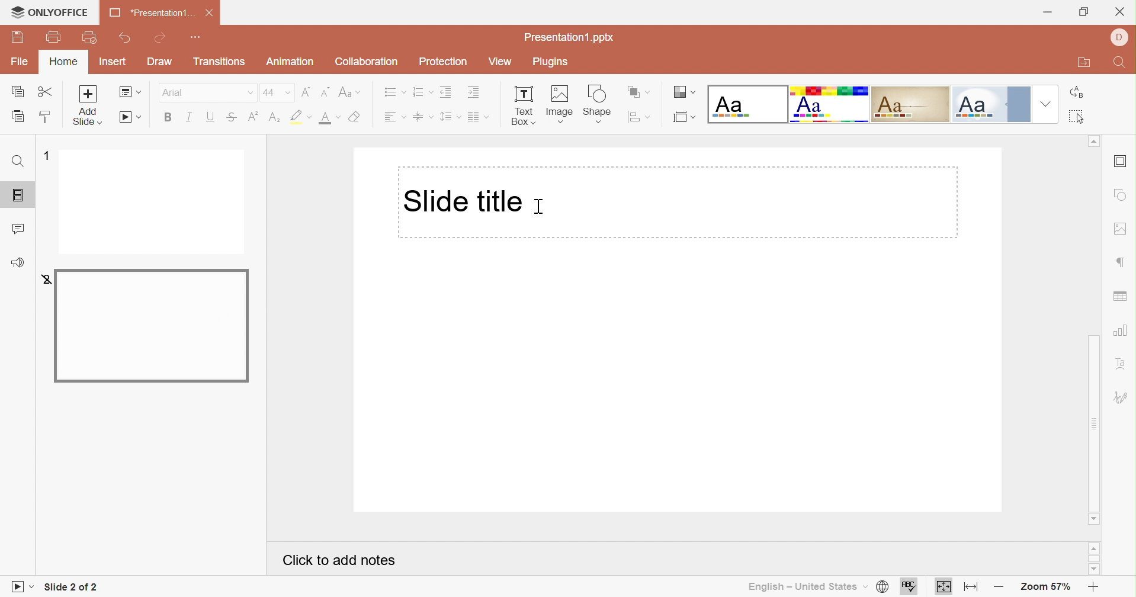 The width and height of the screenshot is (1136, 597). What do you see at coordinates (230, 117) in the screenshot?
I see `Strikethrough` at bounding box center [230, 117].